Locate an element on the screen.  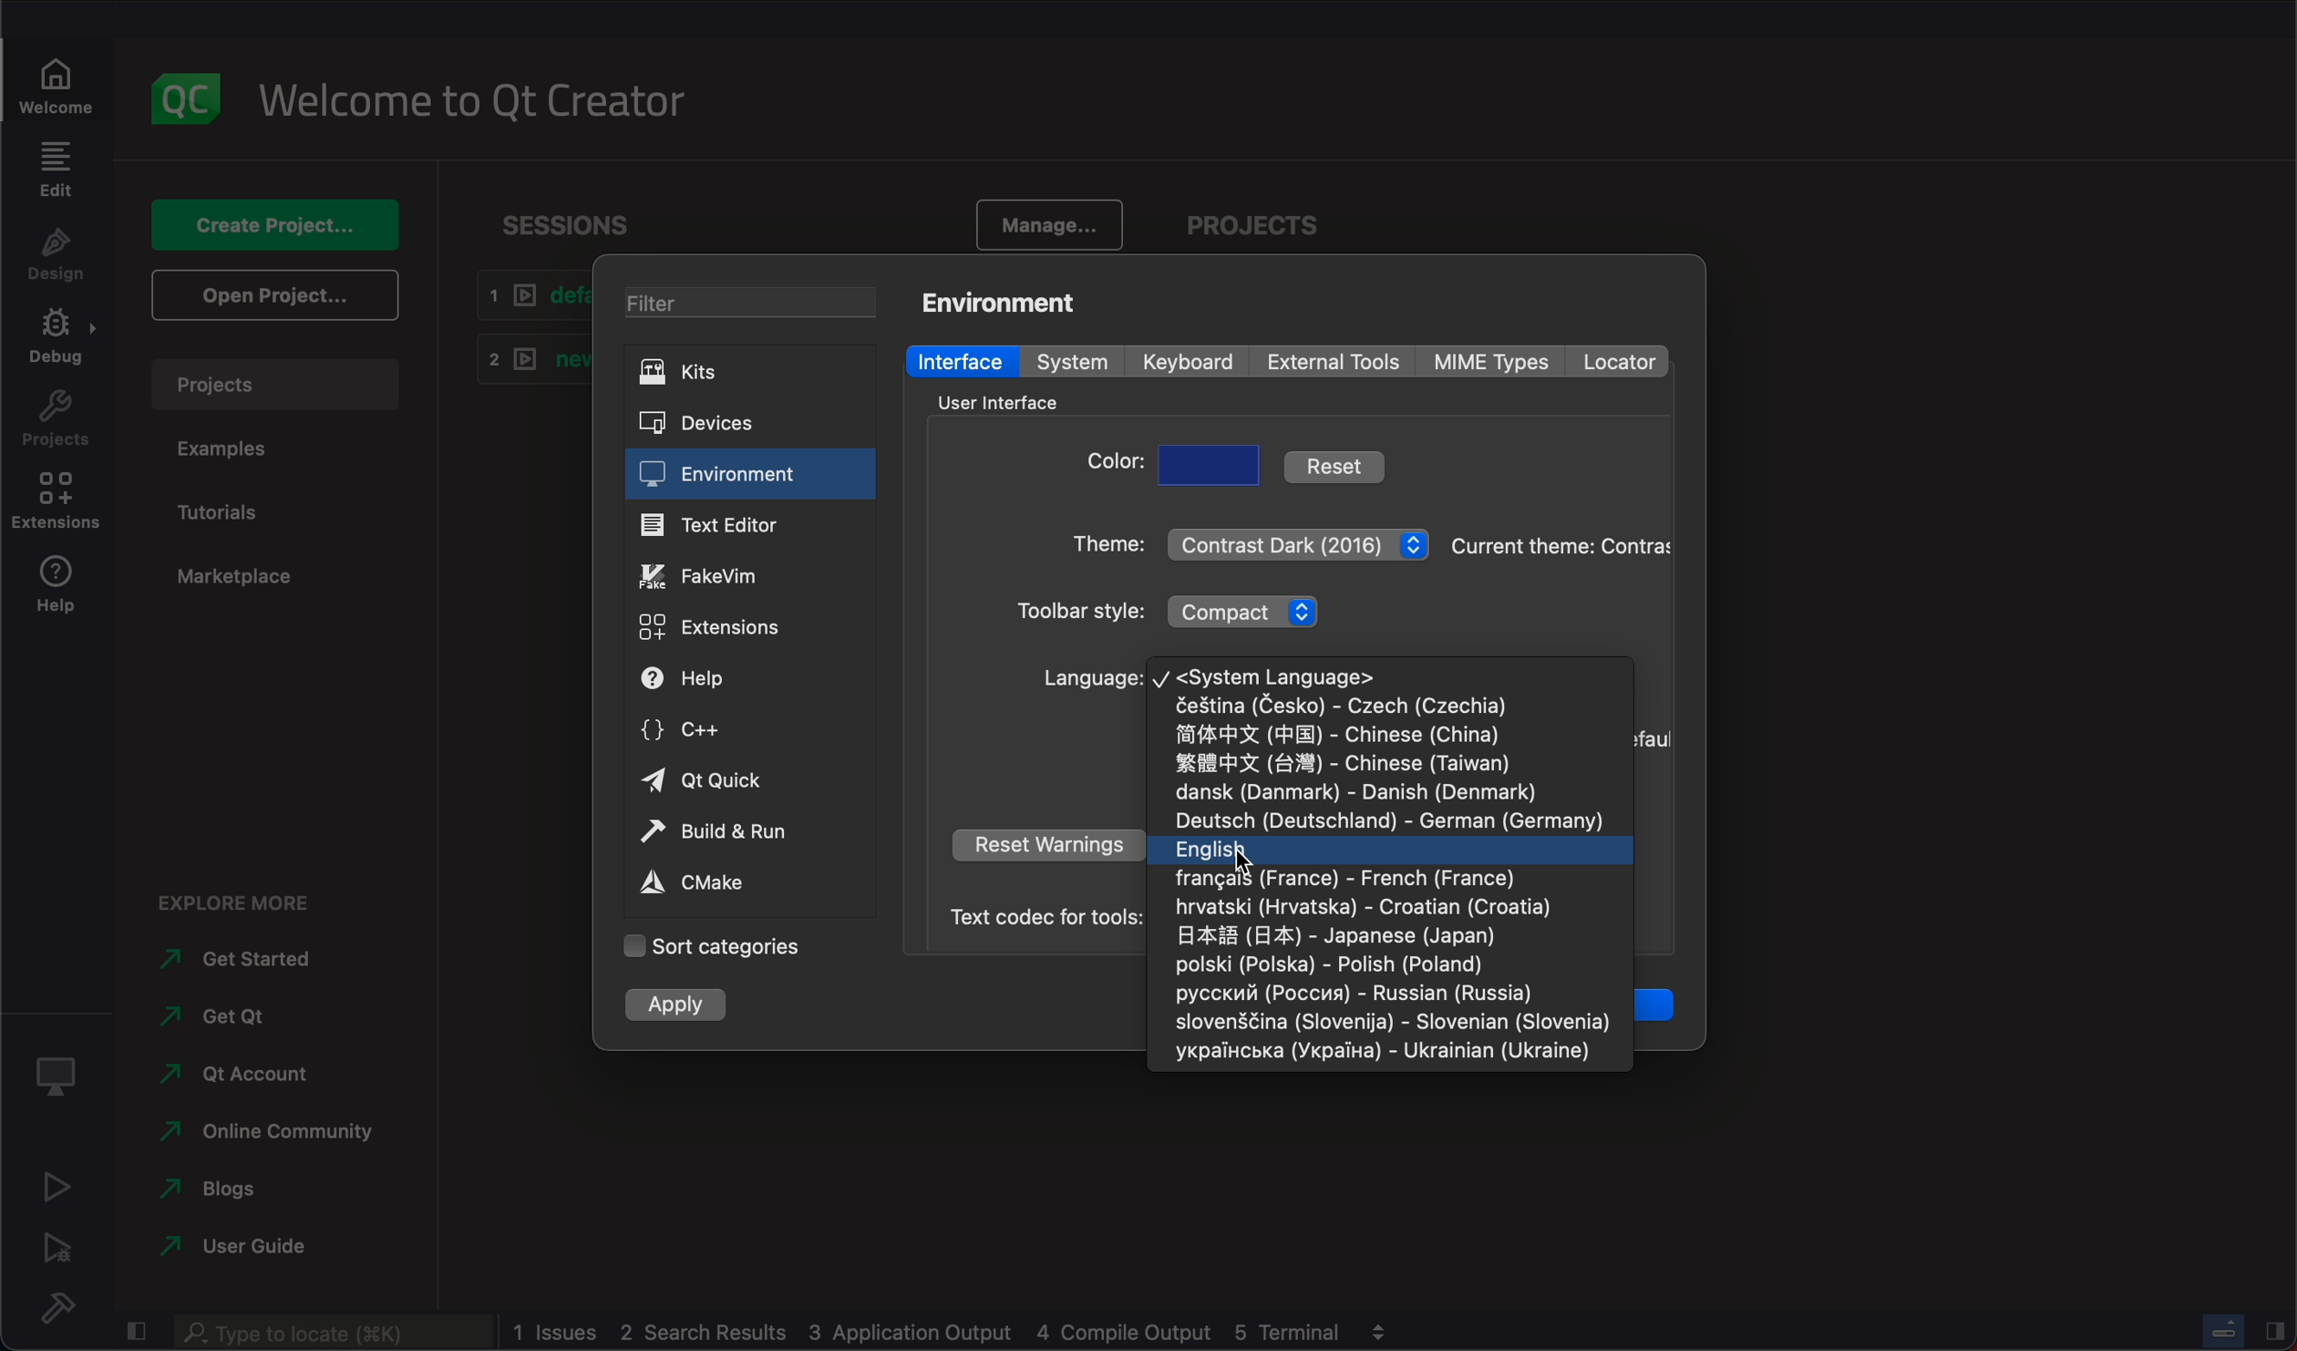
denmark is located at coordinates (1358, 796).